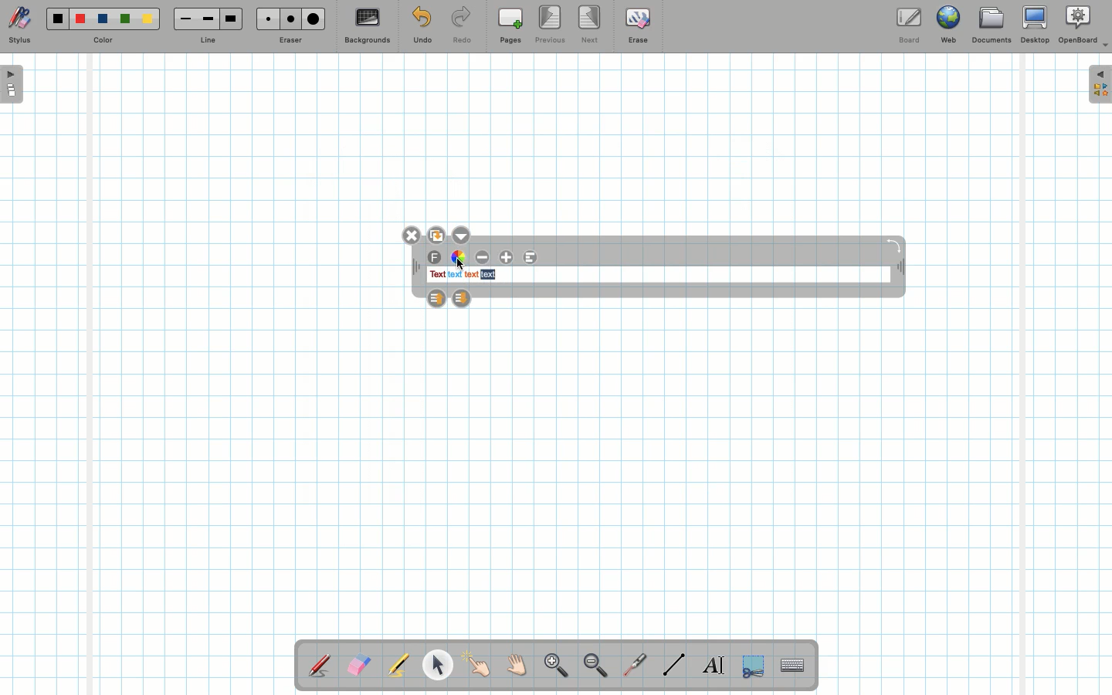 The height and width of the screenshot is (695, 1112). What do you see at coordinates (454, 275) in the screenshot?
I see `text` at bounding box center [454, 275].